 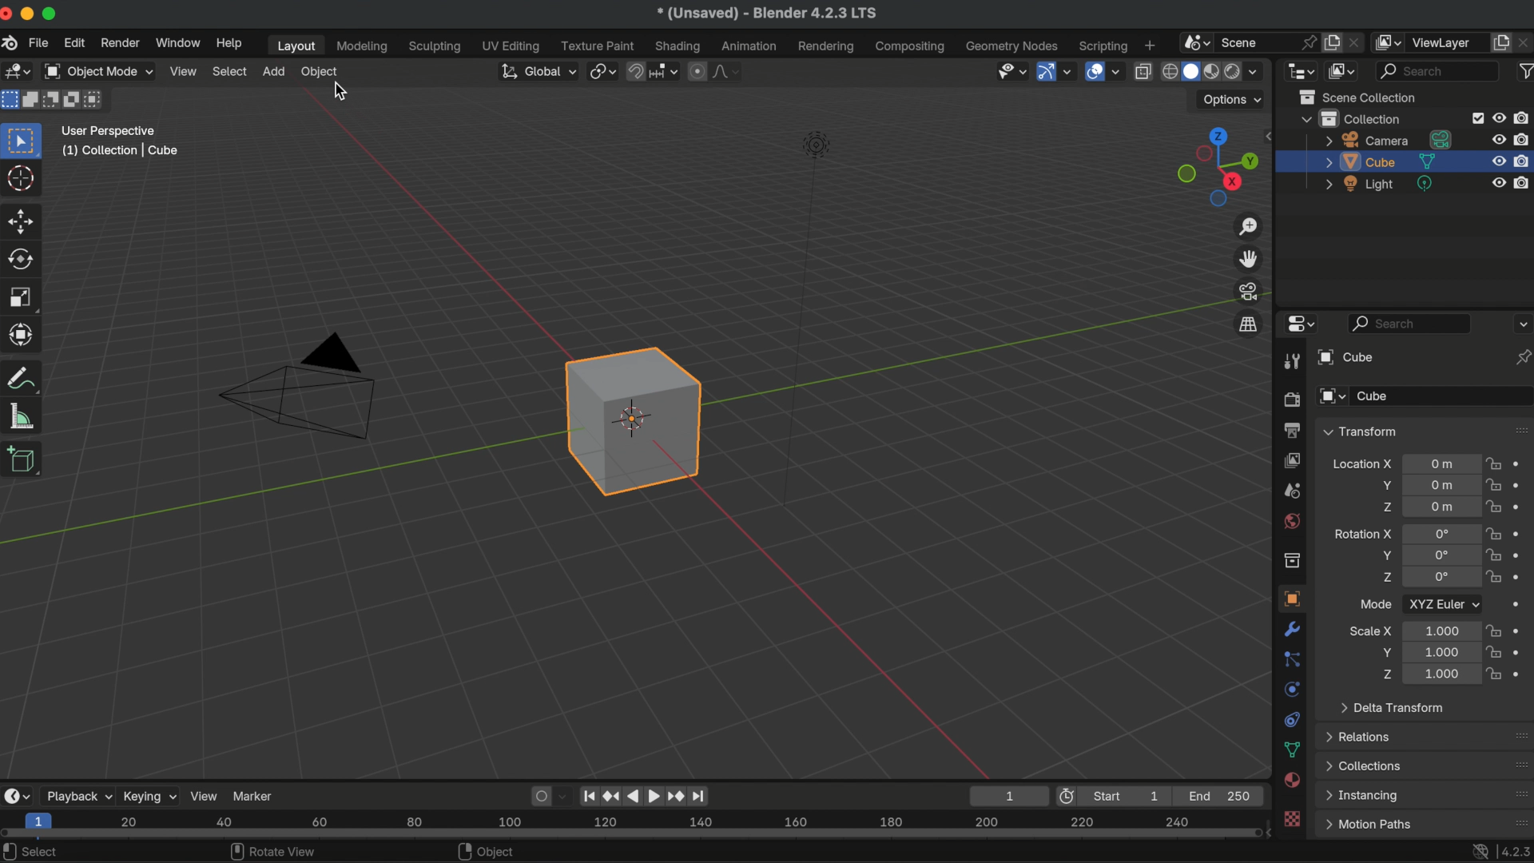 What do you see at coordinates (1221, 795) in the screenshot?
I see `End 250` at bounding box center [1221, 795].